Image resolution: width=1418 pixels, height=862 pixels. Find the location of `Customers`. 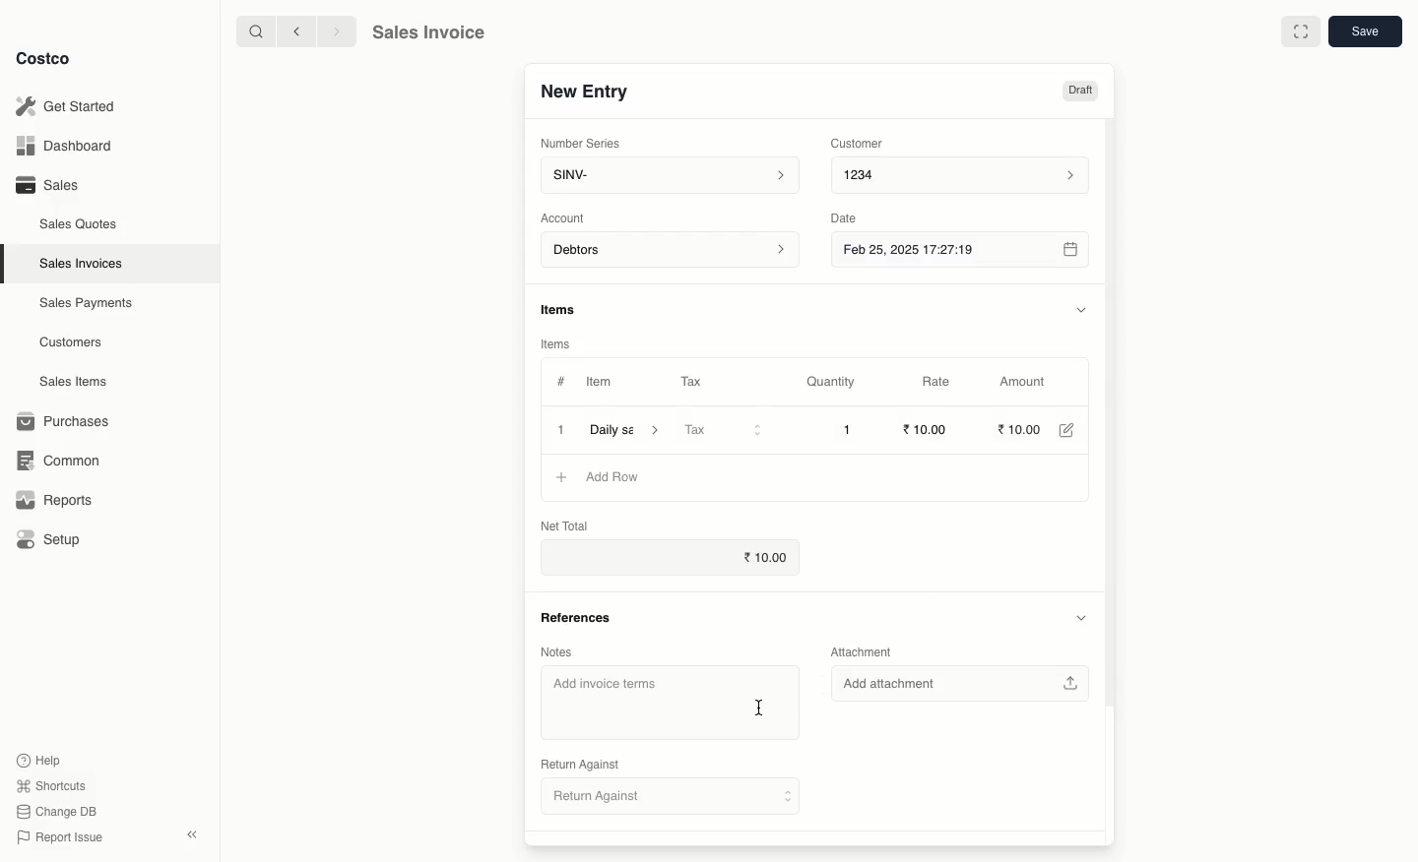

Customers is located at coordinates (69, 341).